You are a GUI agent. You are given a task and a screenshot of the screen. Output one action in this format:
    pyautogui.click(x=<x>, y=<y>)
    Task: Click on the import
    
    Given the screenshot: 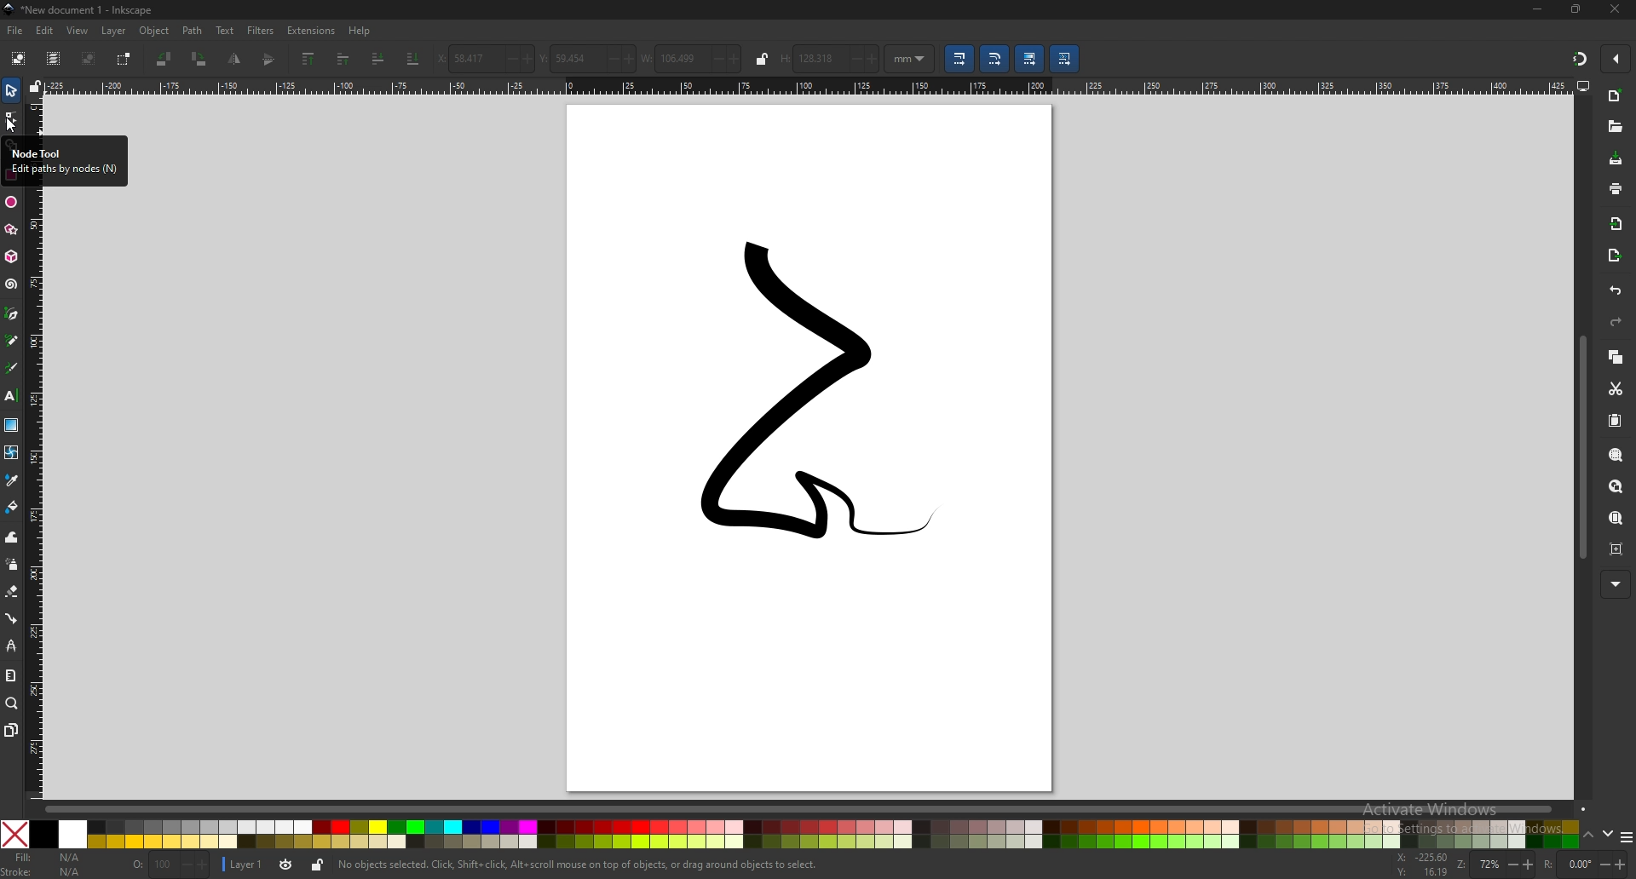 What is the action you would take?
    pyautogui.click(x=1616, y=223)
    